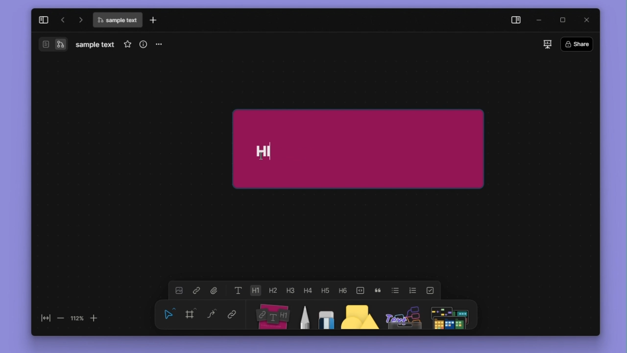 The image size is (627, 353). What do you see at coordinates (516, 21) in the screenshot?
I see `side panel` at bounding box center [516, 21].